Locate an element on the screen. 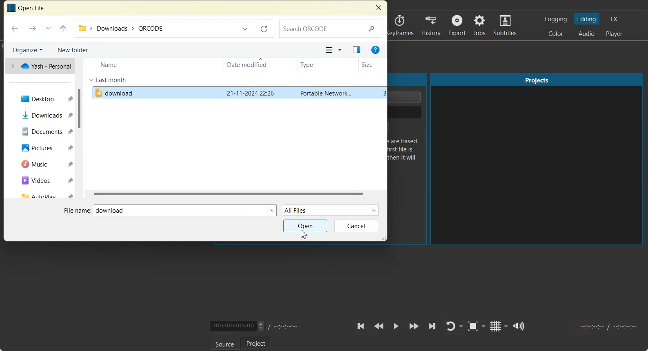 The image size is (648, 351). Toggle paly or pause is located at coordinates (395, 327).